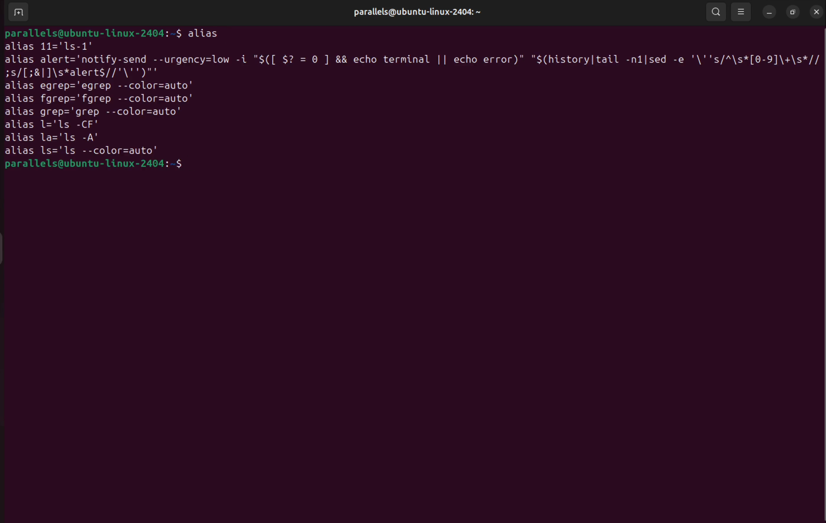 The height and width of the screenshot is (523, 826). What do you see at coordinates (203, 33) in the screenshot?
I see `alias` at bounding box center [203, 33].